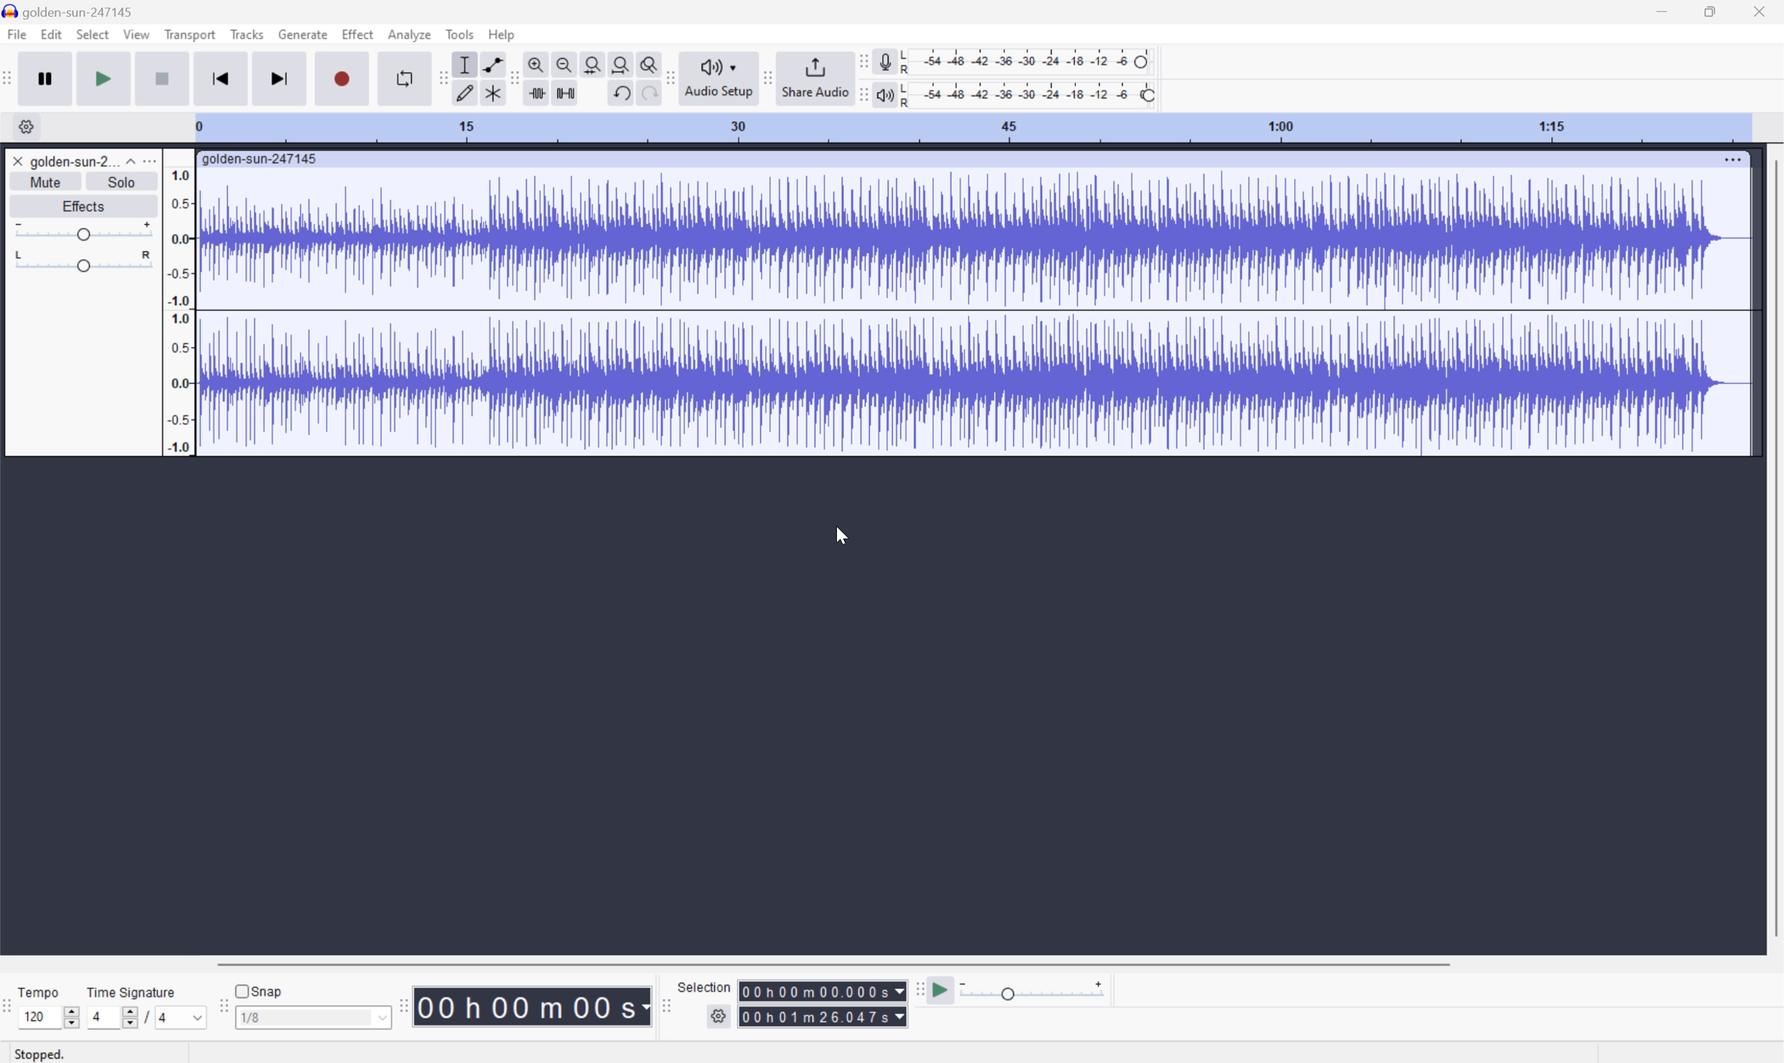 Image resolution: width=1784 pixels, height=1063 pixels. What do you see at coordinates (944, 988) in the screenshot?
I see `Play at speed` at bounding box center [944, 988].